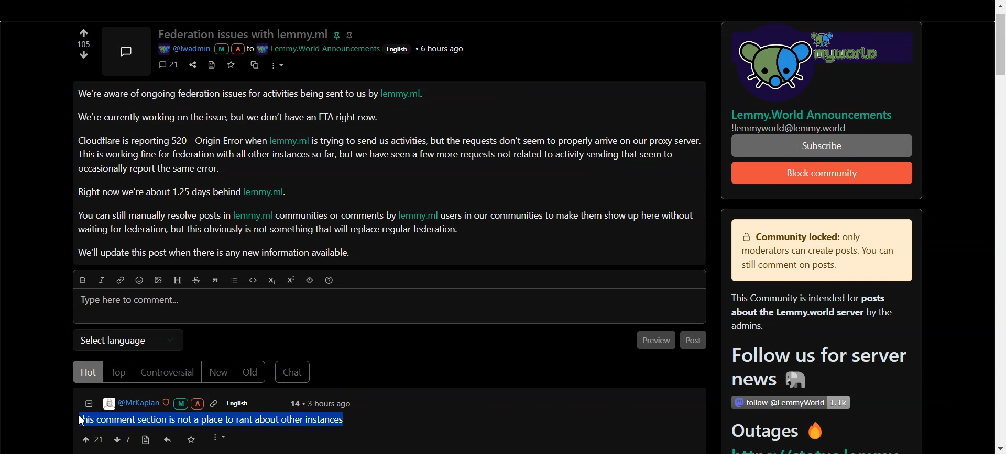 The image size is (1006, 454). Describe the element at coordinates (352, 35) in the screenshot. I see `hyperlink` at that location.